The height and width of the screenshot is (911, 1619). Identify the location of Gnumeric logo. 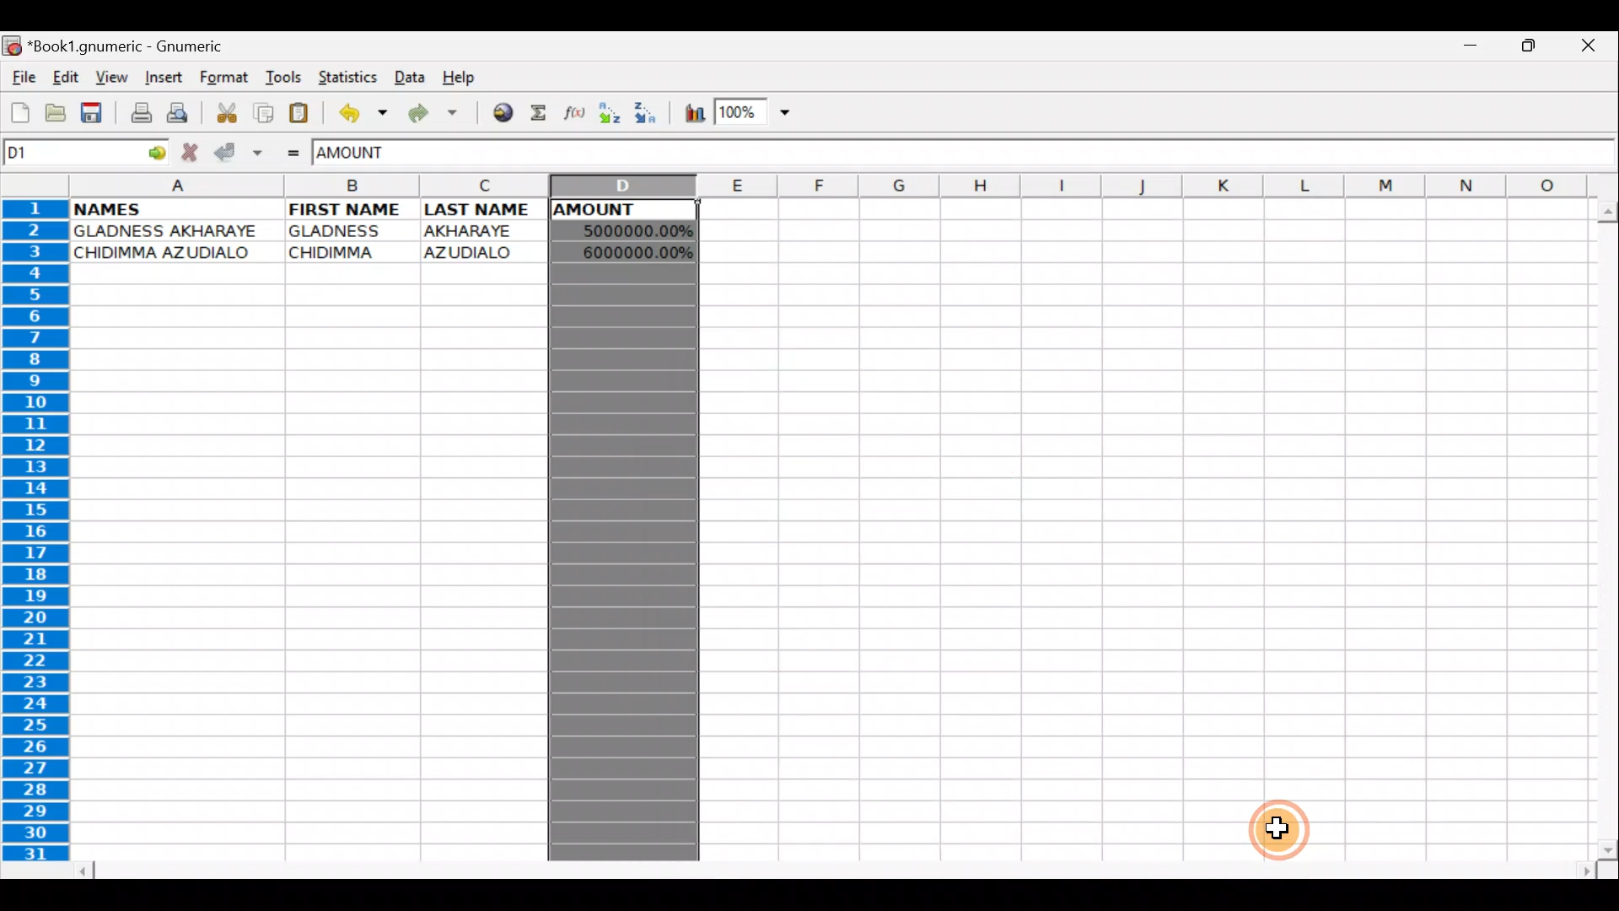
(12, 46).